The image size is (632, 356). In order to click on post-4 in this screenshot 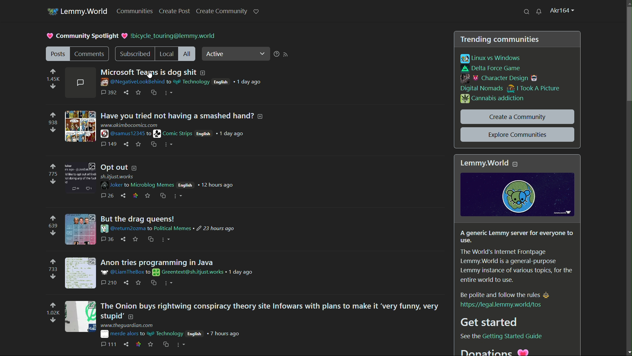, I will do `click(141, 219)`.